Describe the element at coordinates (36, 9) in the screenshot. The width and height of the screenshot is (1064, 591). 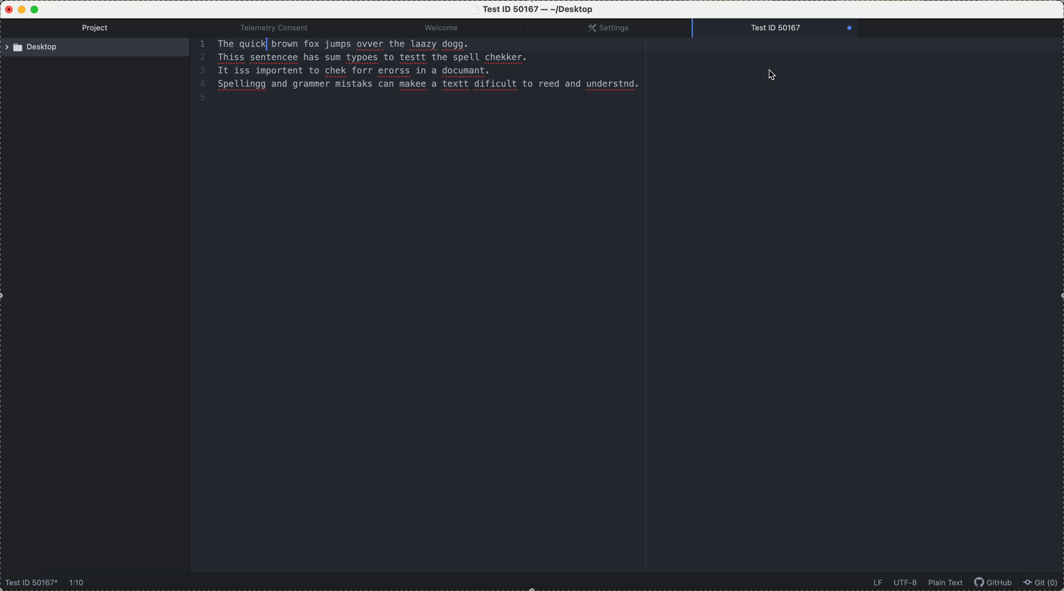
I see `maximize program` at that location.